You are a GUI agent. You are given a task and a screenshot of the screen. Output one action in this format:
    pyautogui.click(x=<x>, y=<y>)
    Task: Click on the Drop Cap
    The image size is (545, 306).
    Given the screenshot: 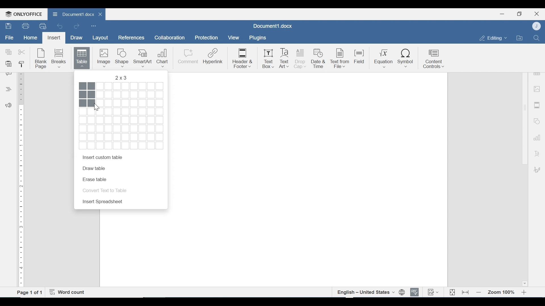 What is the action you would take?
    pyautogui.click(x=301, y=59)
    